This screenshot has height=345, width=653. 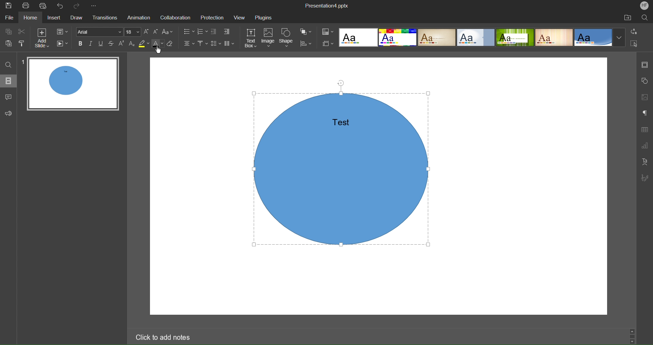 I want to click on Text Box, so click(x=252, y=38).